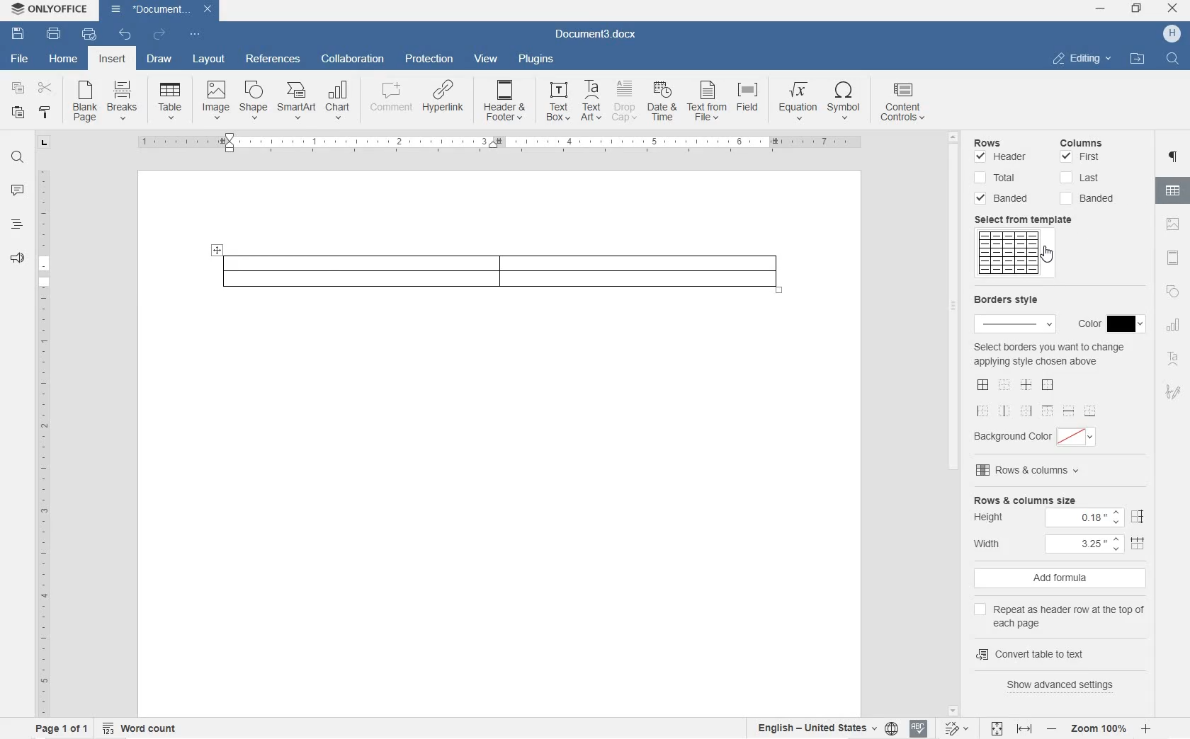 This screenshot has width=1190, height=739. What do you see at coordinates (1079, 178) in the screenshot?
I see `Last` at bounding box center [1079, 178].